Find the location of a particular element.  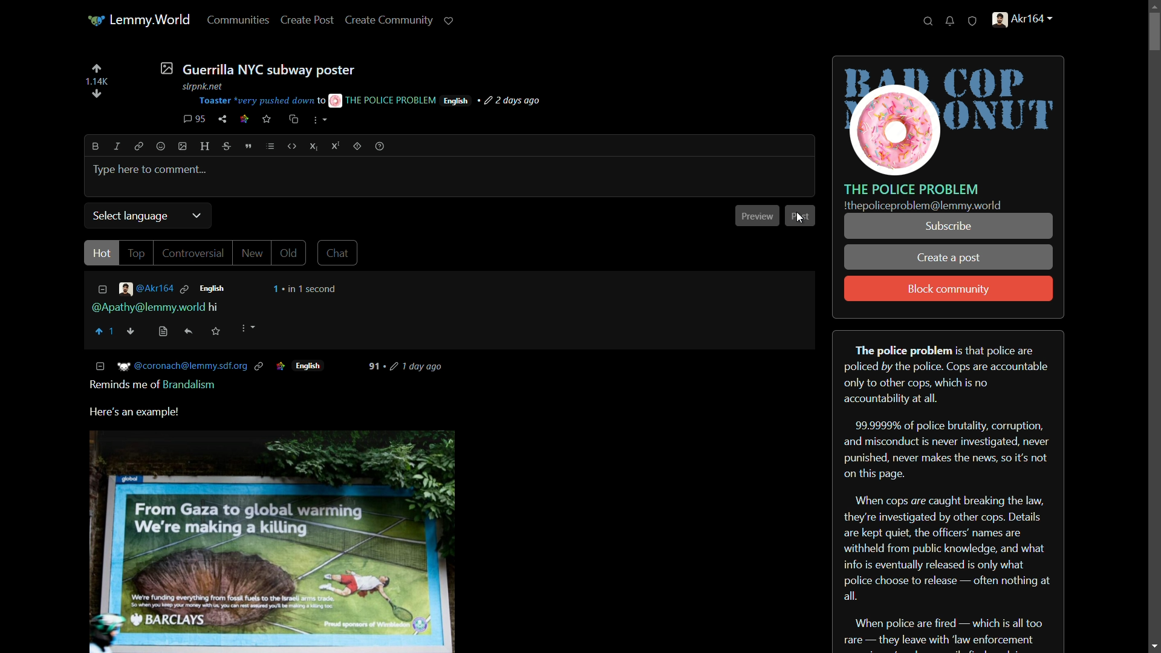

server icon is located at coordinates (949, 117).